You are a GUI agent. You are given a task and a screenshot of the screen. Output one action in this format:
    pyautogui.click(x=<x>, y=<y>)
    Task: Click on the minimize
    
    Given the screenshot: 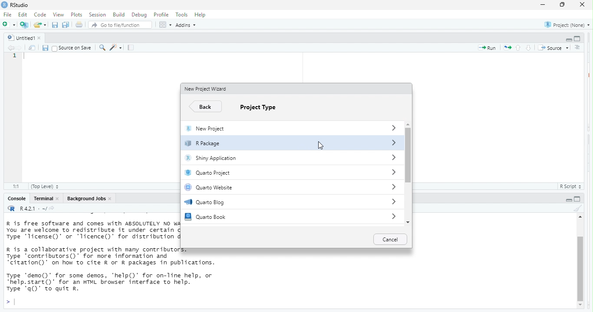 What is the action you would take?
    pyautogui.click(x=543, y=5)
    